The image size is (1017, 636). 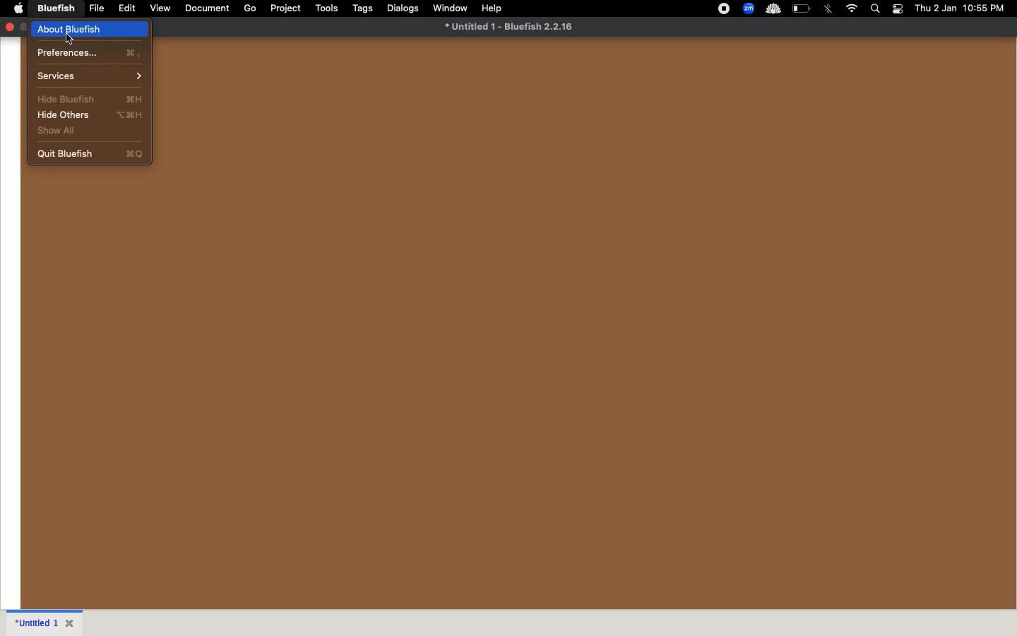 What do you see at coordinates (249, 8) in the screenshot?
I see `go` at bounding box center [249, 8].